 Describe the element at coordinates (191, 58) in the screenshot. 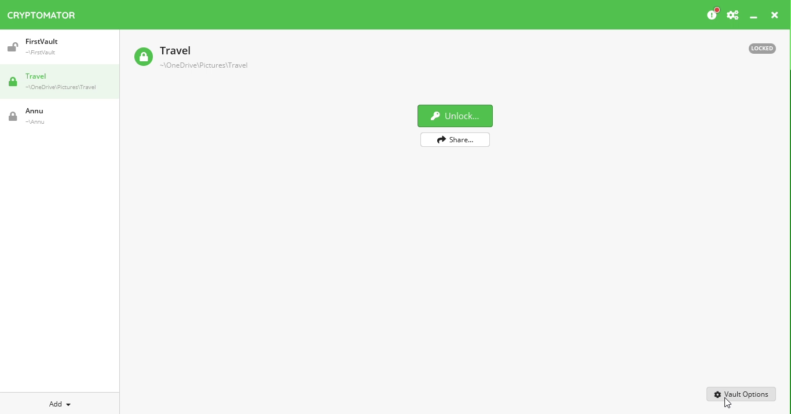

I see `Vault` at that location.